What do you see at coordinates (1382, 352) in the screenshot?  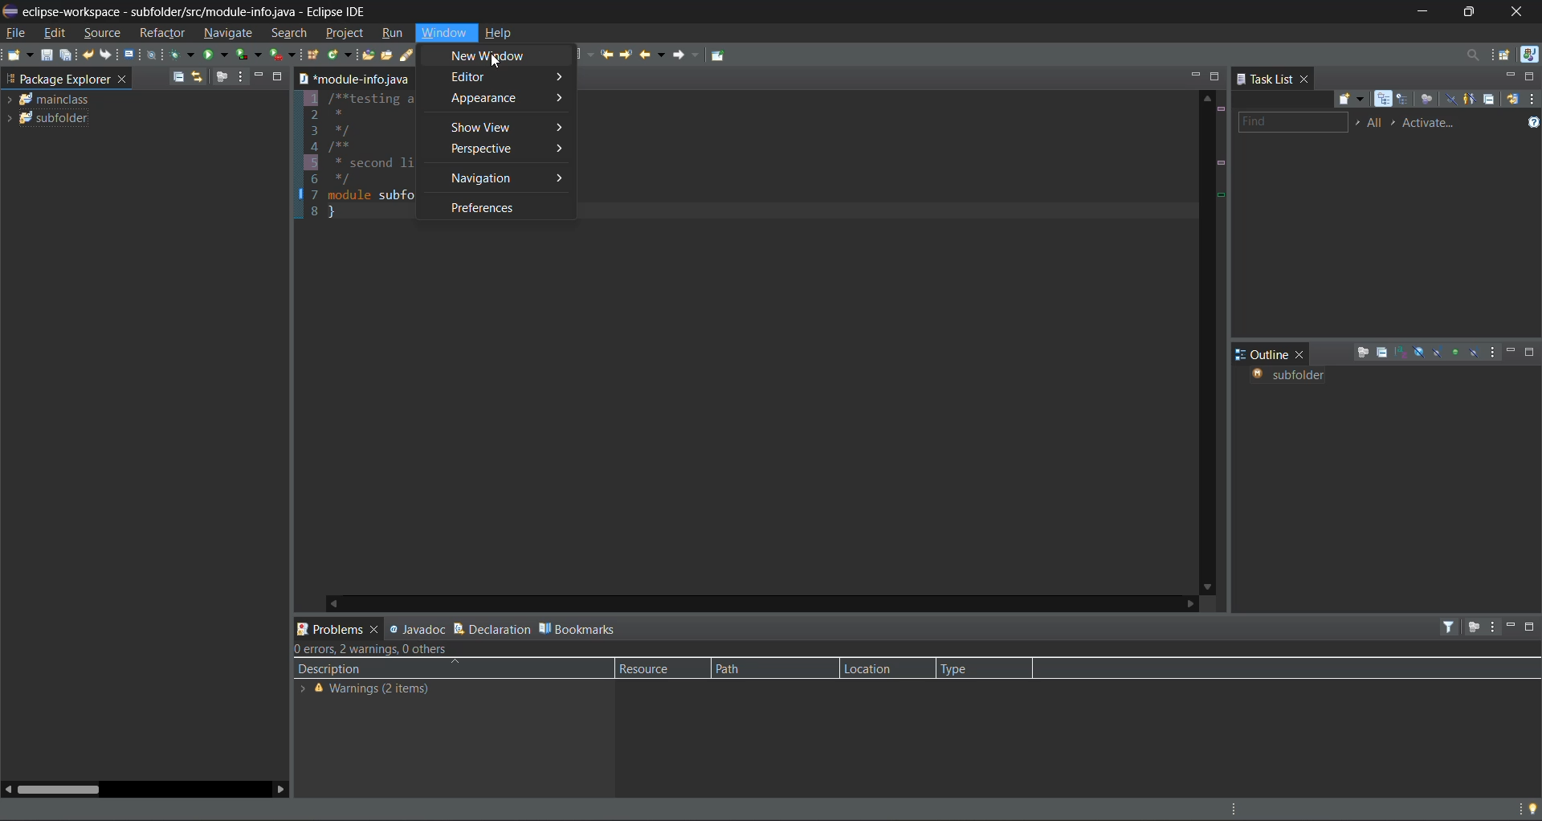 I see `collapse all` at bounding box center [1382, 352].